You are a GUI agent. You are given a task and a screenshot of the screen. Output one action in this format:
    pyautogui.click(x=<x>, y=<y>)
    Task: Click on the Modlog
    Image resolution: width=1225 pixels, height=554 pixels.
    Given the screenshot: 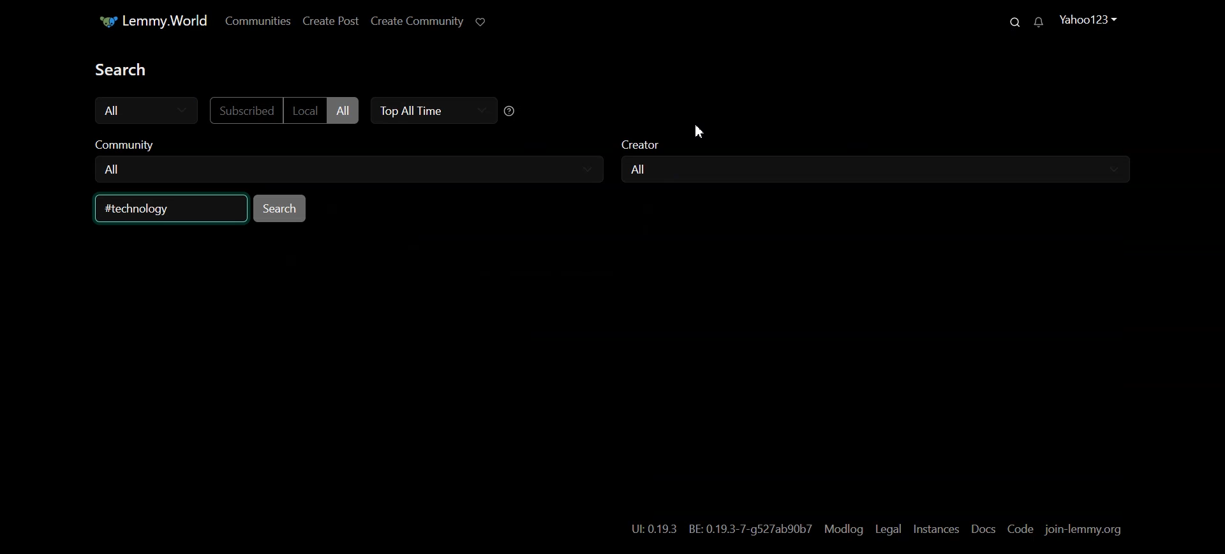 What is the action you would take?
    pyautogui.click(x=843, y=530)
    